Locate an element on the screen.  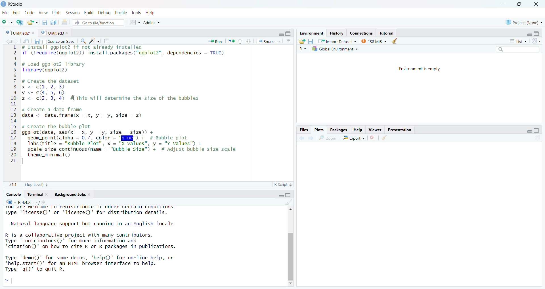
clear objects is located at coordinates (396, 41).